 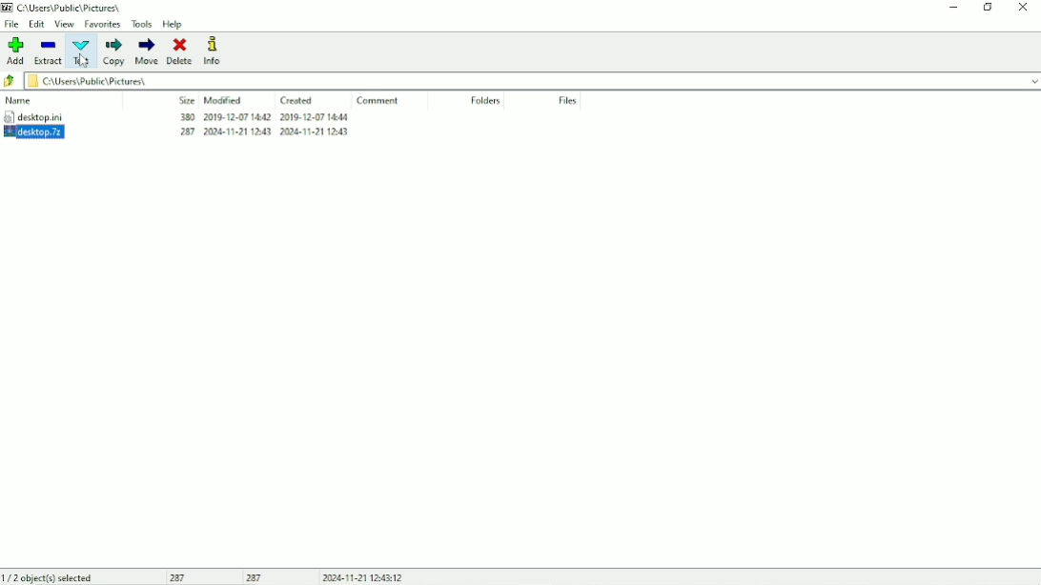 I want to click on 380, so click(x=182, y=116).